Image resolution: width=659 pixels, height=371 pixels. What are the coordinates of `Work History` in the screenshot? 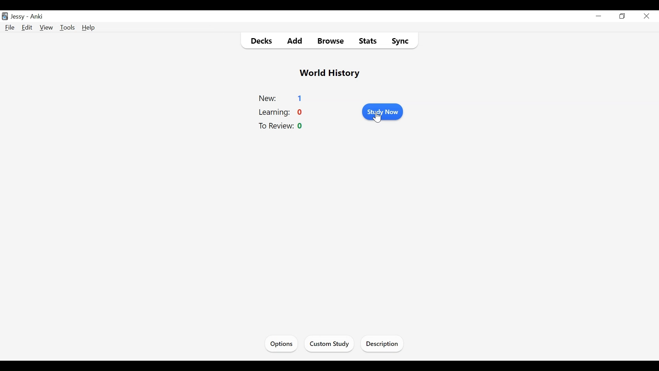 It's located at (329, 73).